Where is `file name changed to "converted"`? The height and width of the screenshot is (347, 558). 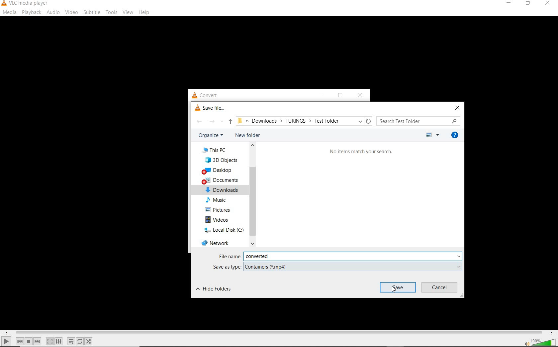 file name changed to "converted" is located at coordinates (353, 257).